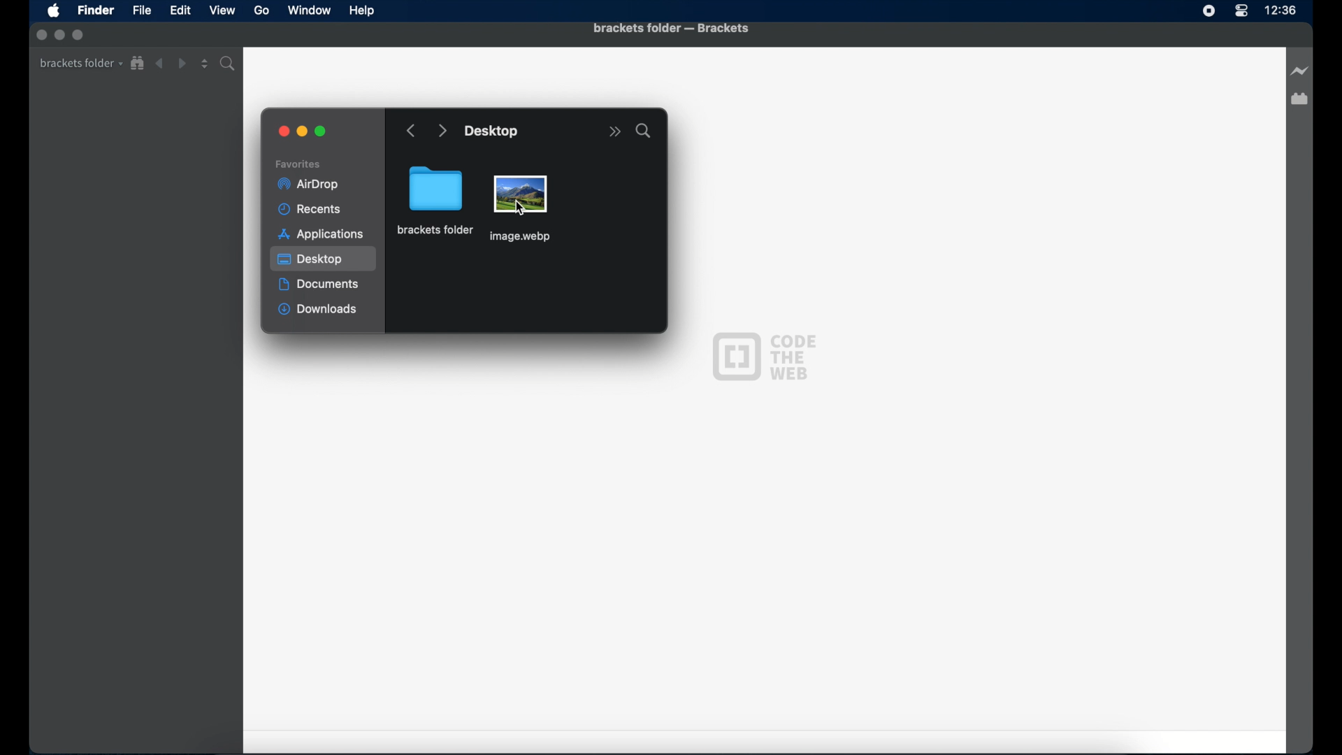 The image size is (1342, 755). Describe the element at coordinates (1209, 12) in the screenshot. I see `screen recorder icon` at that location.